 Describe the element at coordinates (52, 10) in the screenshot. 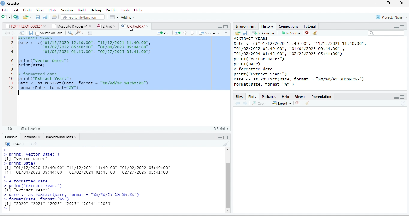

I see `Plots` at that location.